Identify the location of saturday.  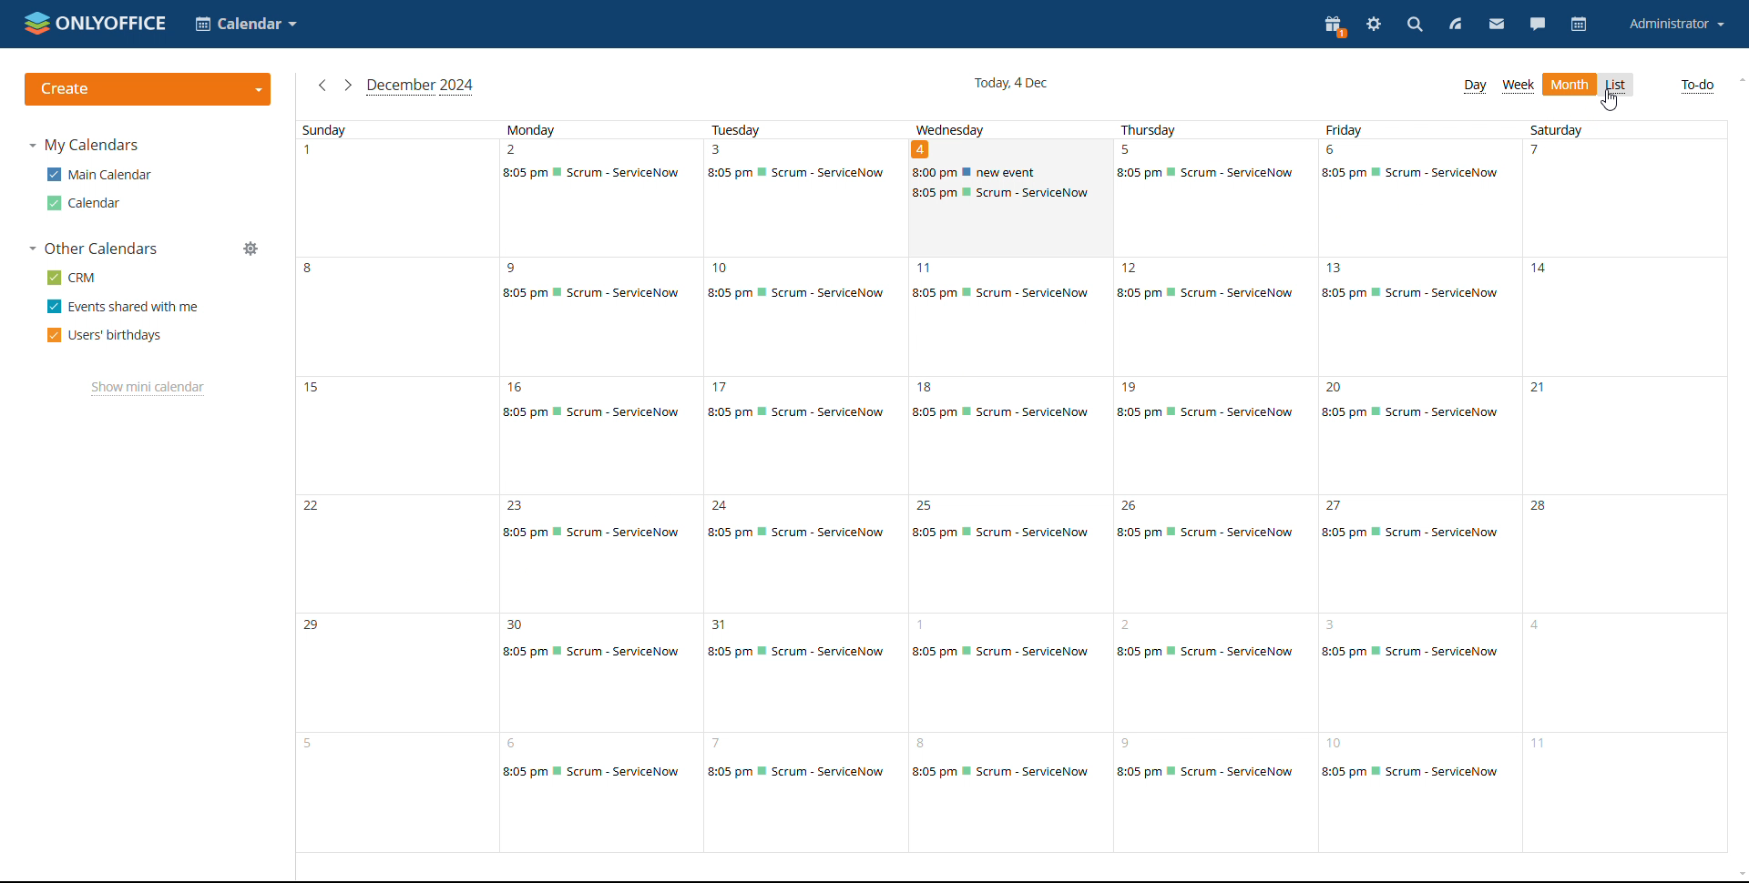
(1629, 580).